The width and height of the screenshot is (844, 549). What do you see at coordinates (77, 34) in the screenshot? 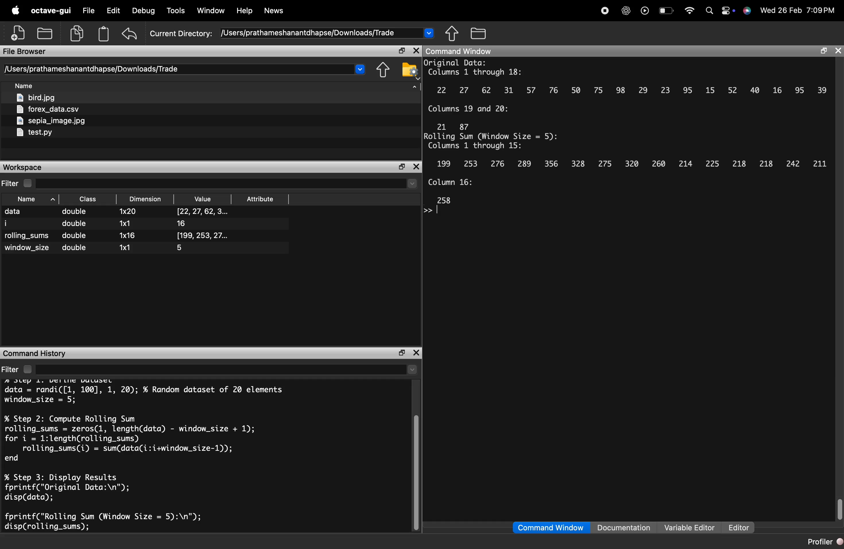
I see `copy` at bounding box center [77, 34].